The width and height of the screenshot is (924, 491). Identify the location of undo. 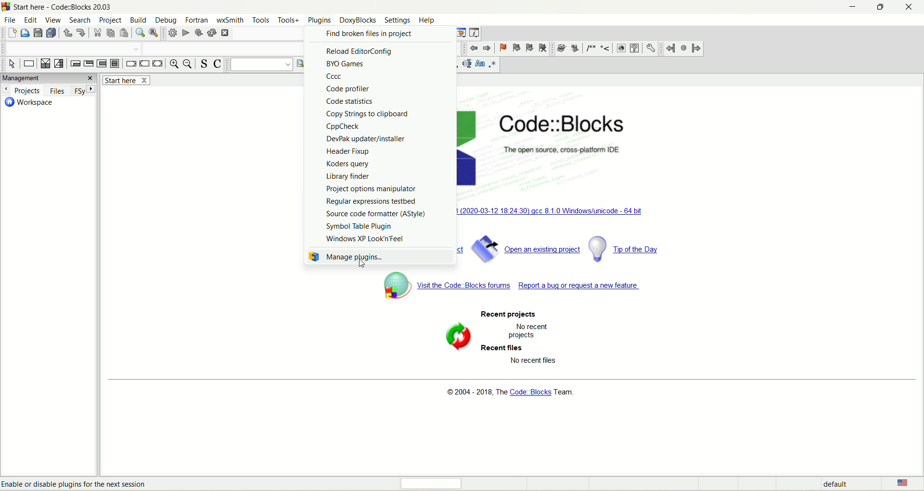
(67, 33).